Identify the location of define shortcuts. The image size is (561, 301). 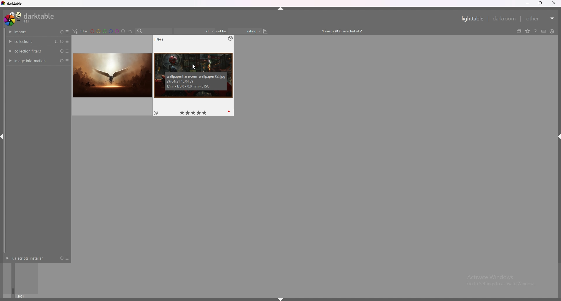
(544, 31).